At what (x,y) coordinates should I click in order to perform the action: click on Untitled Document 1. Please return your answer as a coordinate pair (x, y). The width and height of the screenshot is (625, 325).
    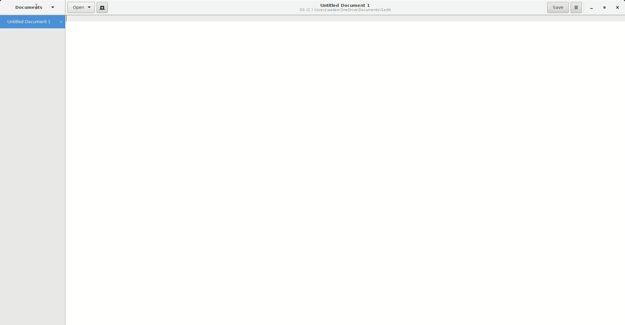
    Looking at the image, I should click on (345, 7).